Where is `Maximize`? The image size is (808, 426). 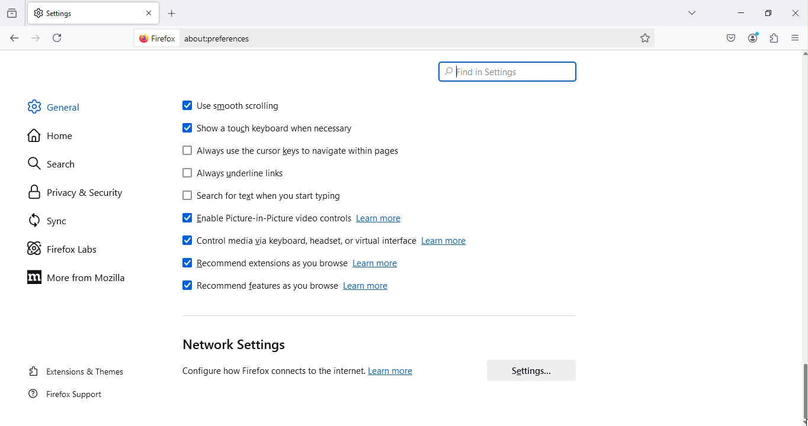
Maximize is located at coordinates (767, 12).